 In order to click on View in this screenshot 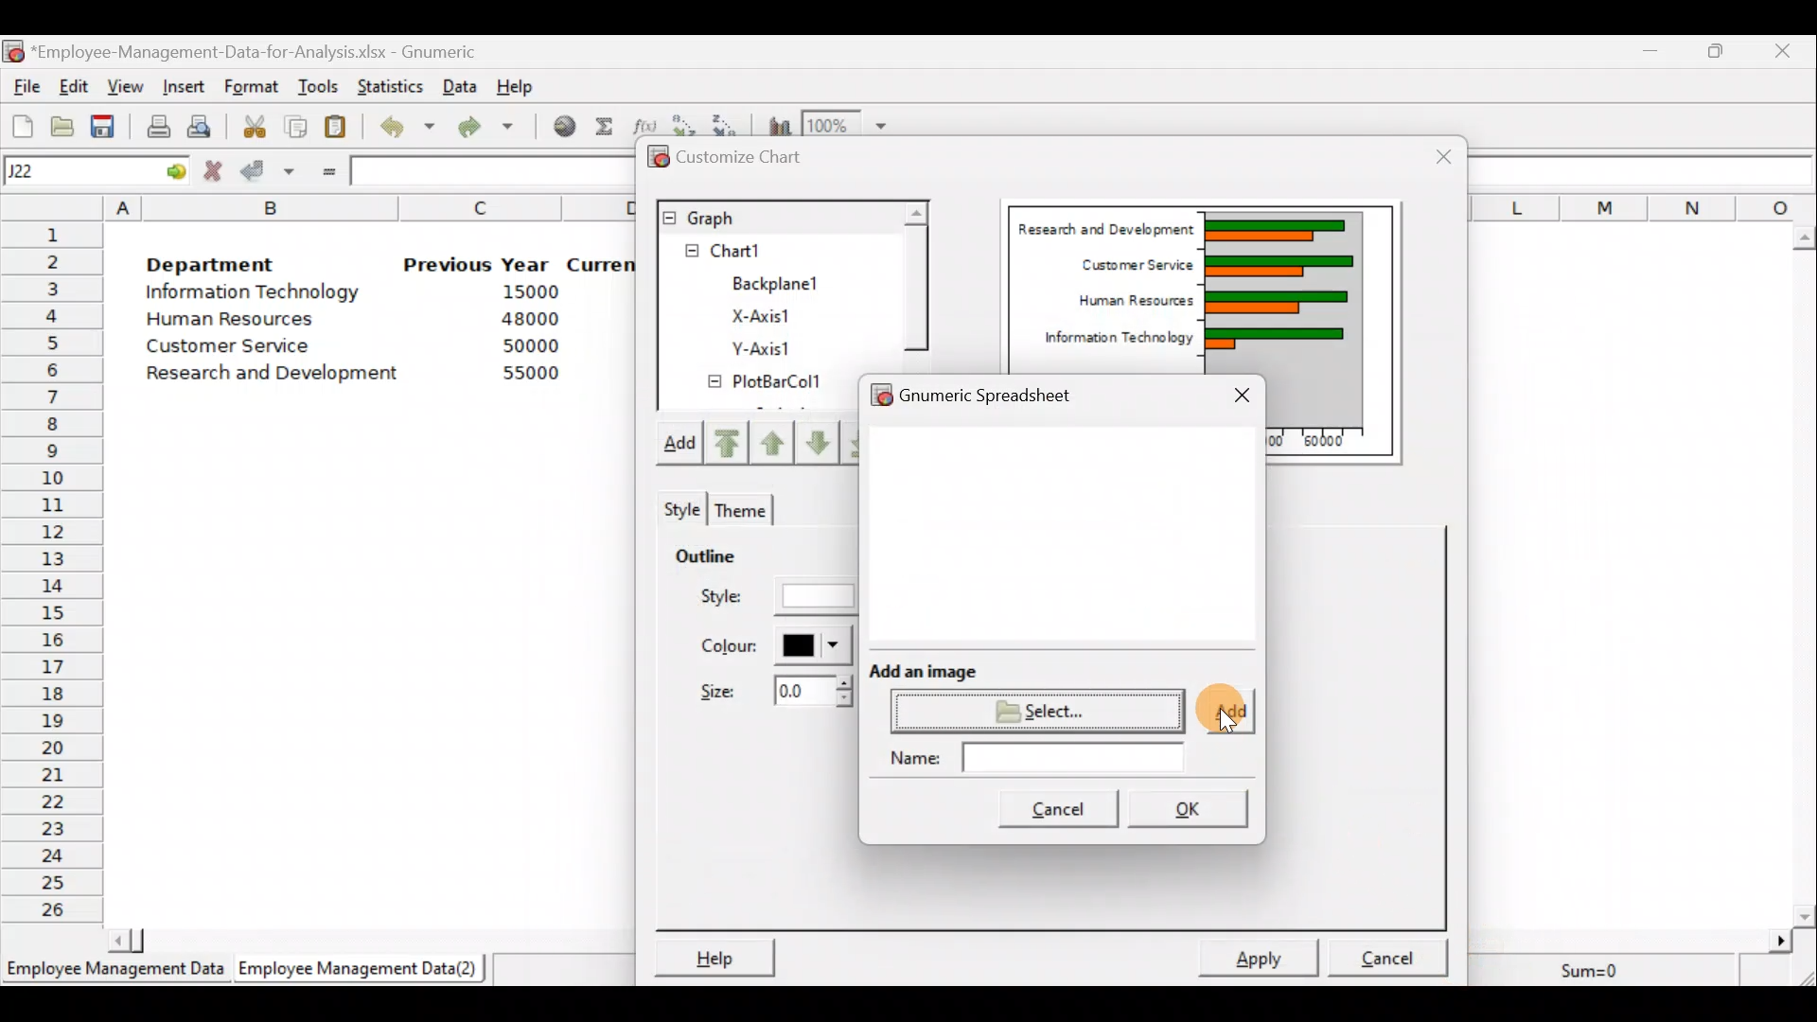, I will do `click(126, 85)`.